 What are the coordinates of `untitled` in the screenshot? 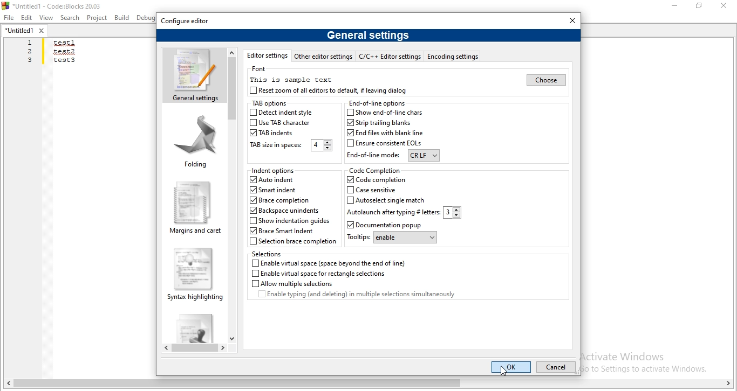 It's located at (25, 30).